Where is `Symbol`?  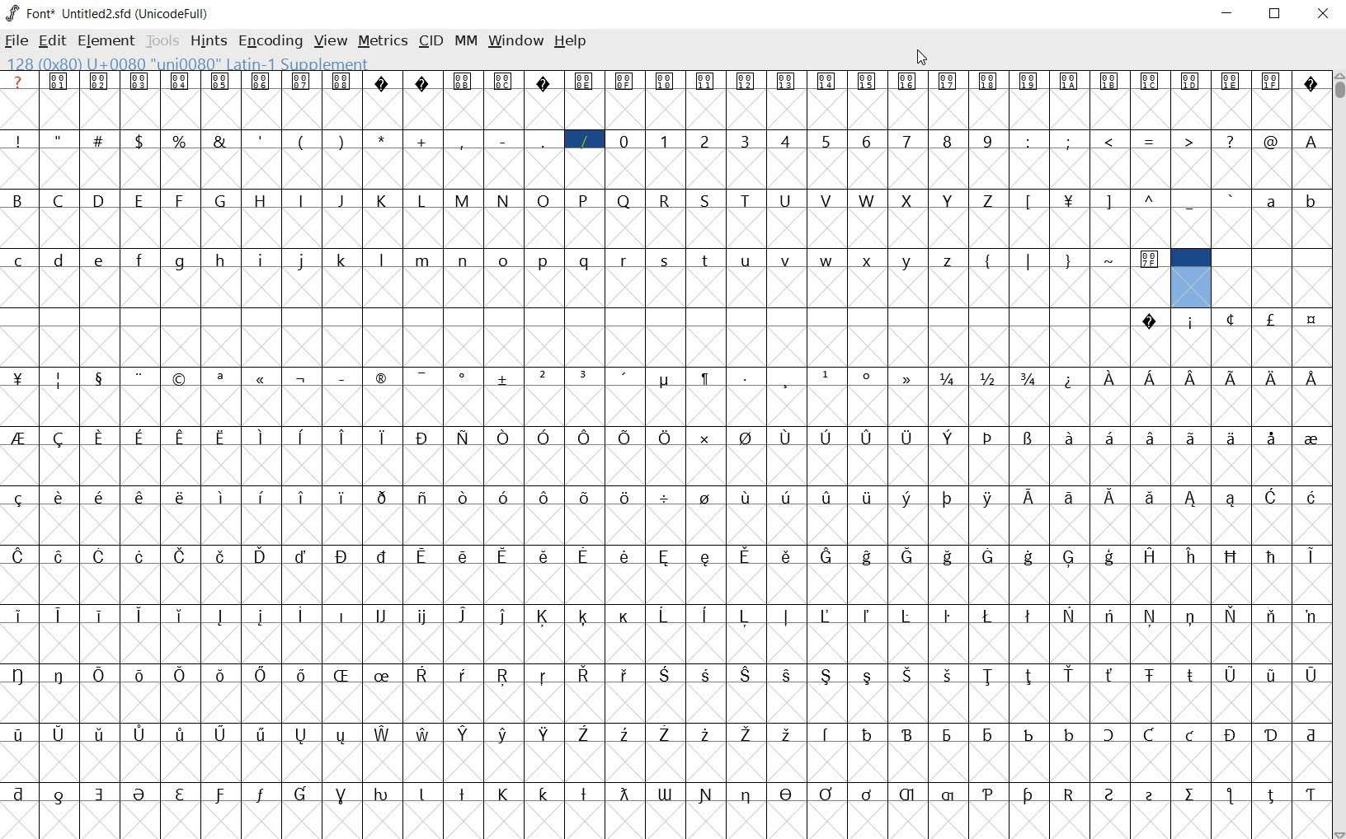
Symbol is located at coordinates (789, 673).